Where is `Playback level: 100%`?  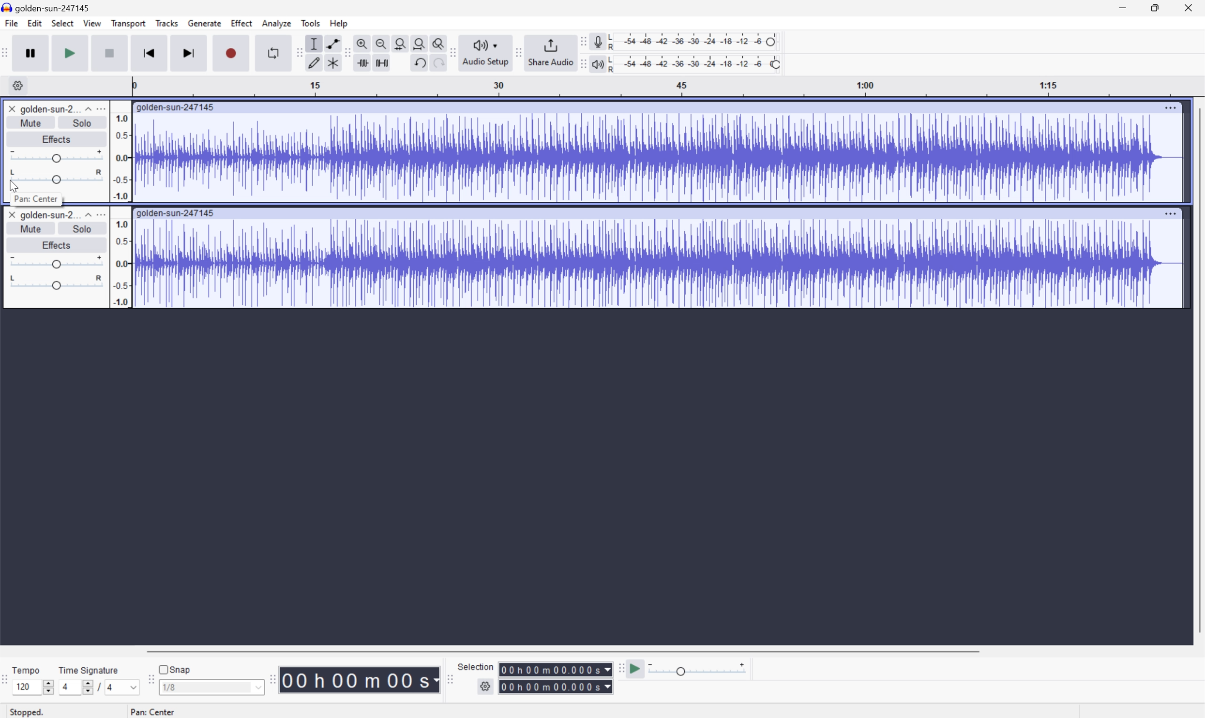
Playback level: 100% is located at coordinates (696, 65).